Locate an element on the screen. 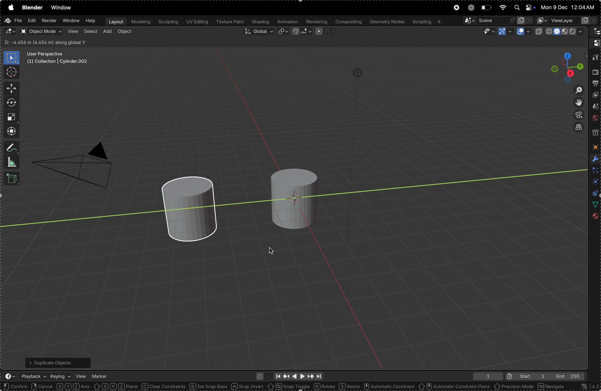 The image size is (601, 391). shading is located at coordinates (261, 22).